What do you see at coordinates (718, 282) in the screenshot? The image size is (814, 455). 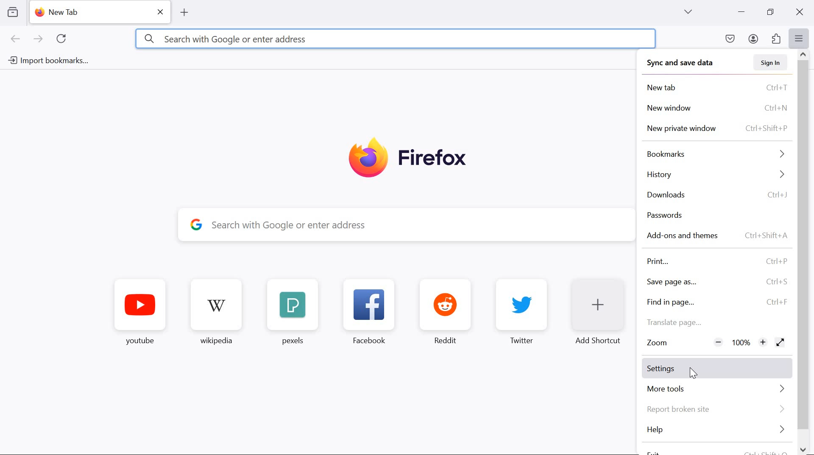 I see `save page as` at bounding box center [718, 282].